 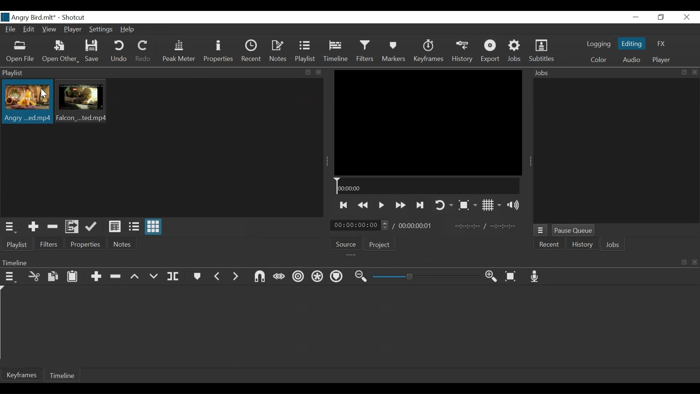 I want to click on Help, so click(x=129, y=29).